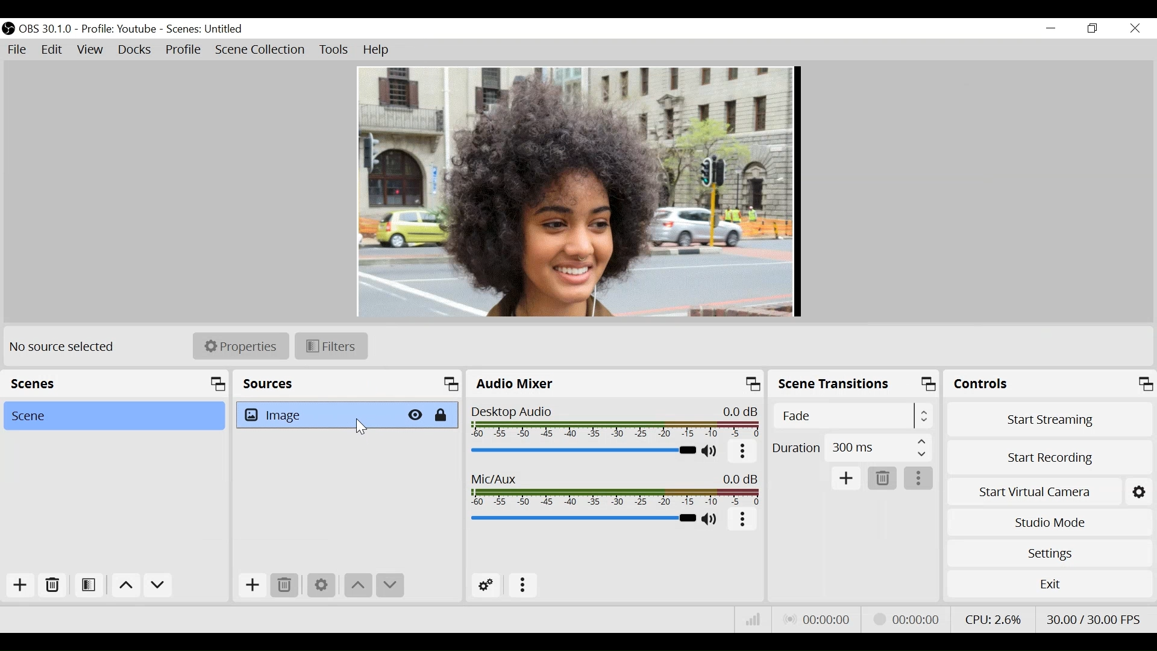 This screenshot has height=651, width=1157. I want to click on Recording Status, so click(906, 619).